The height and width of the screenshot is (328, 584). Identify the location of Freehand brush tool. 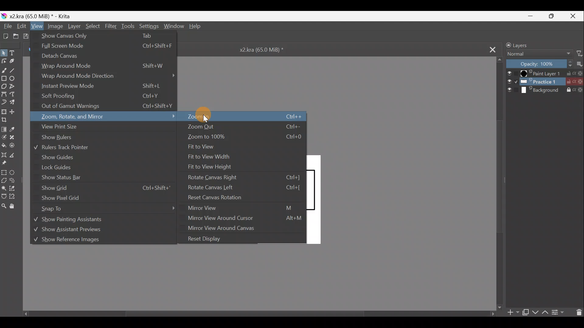
(4, 70).